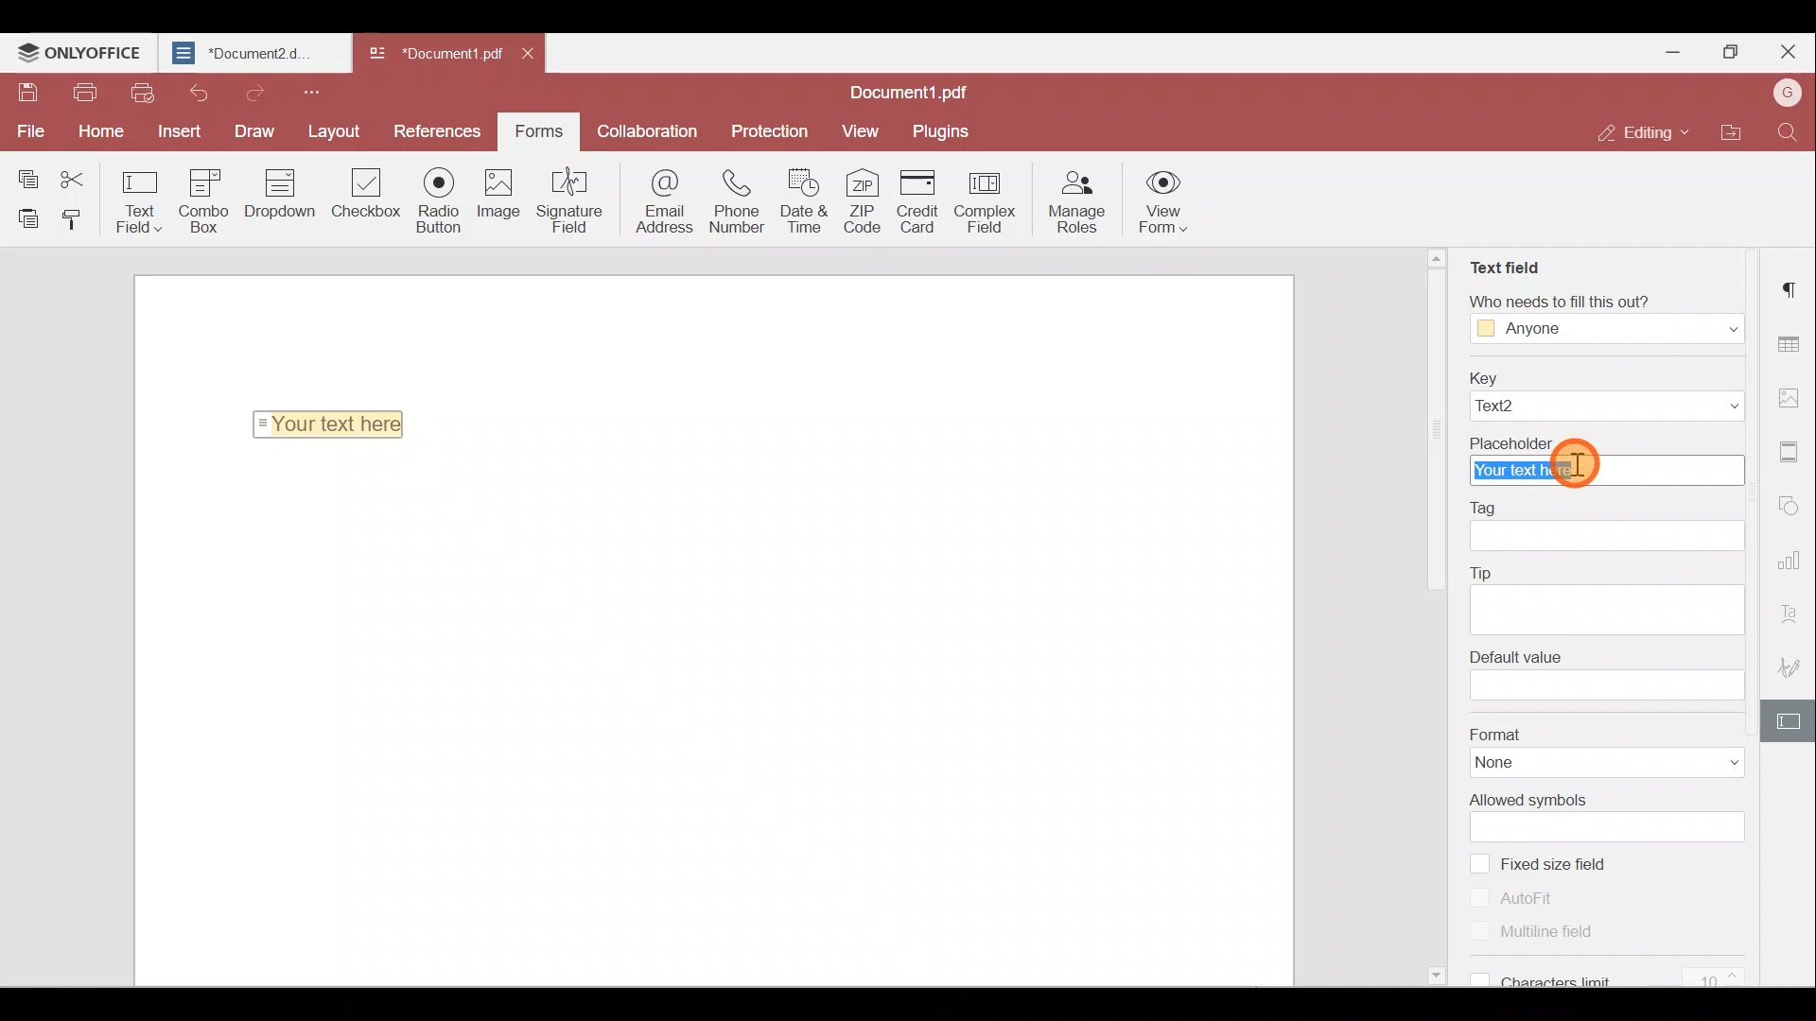  I want to click on Account name, so click(1787, 91).